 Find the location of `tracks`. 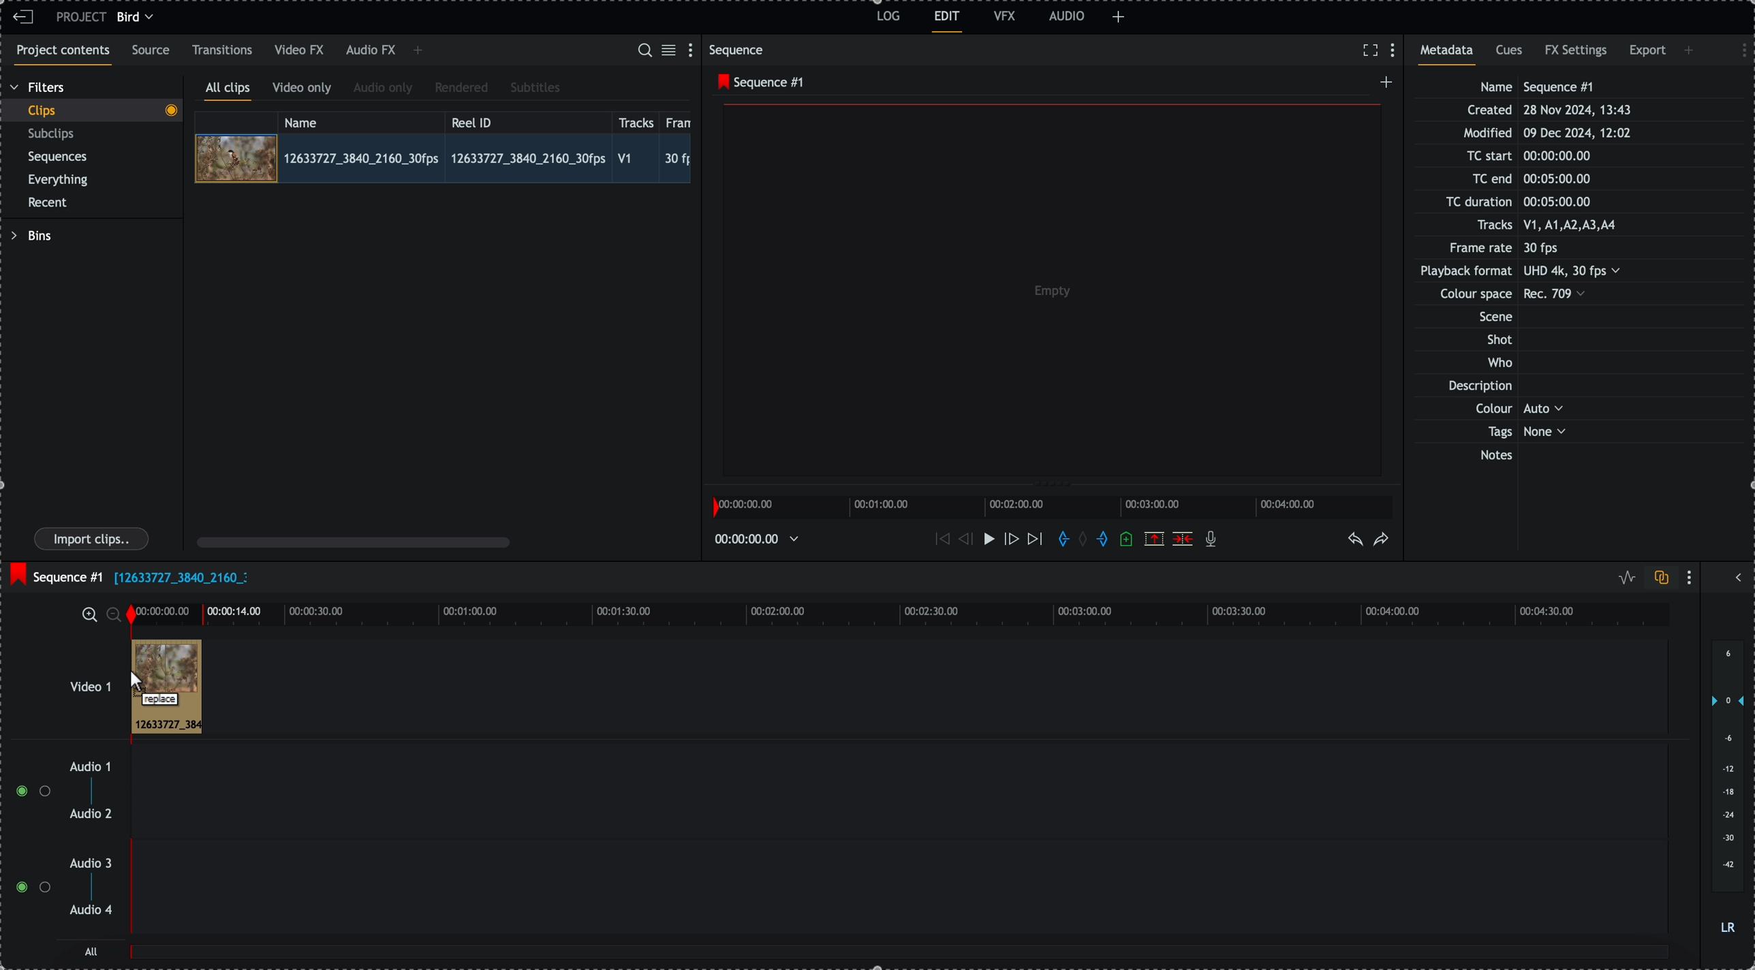

tracks is located at coordinates (636, 121).